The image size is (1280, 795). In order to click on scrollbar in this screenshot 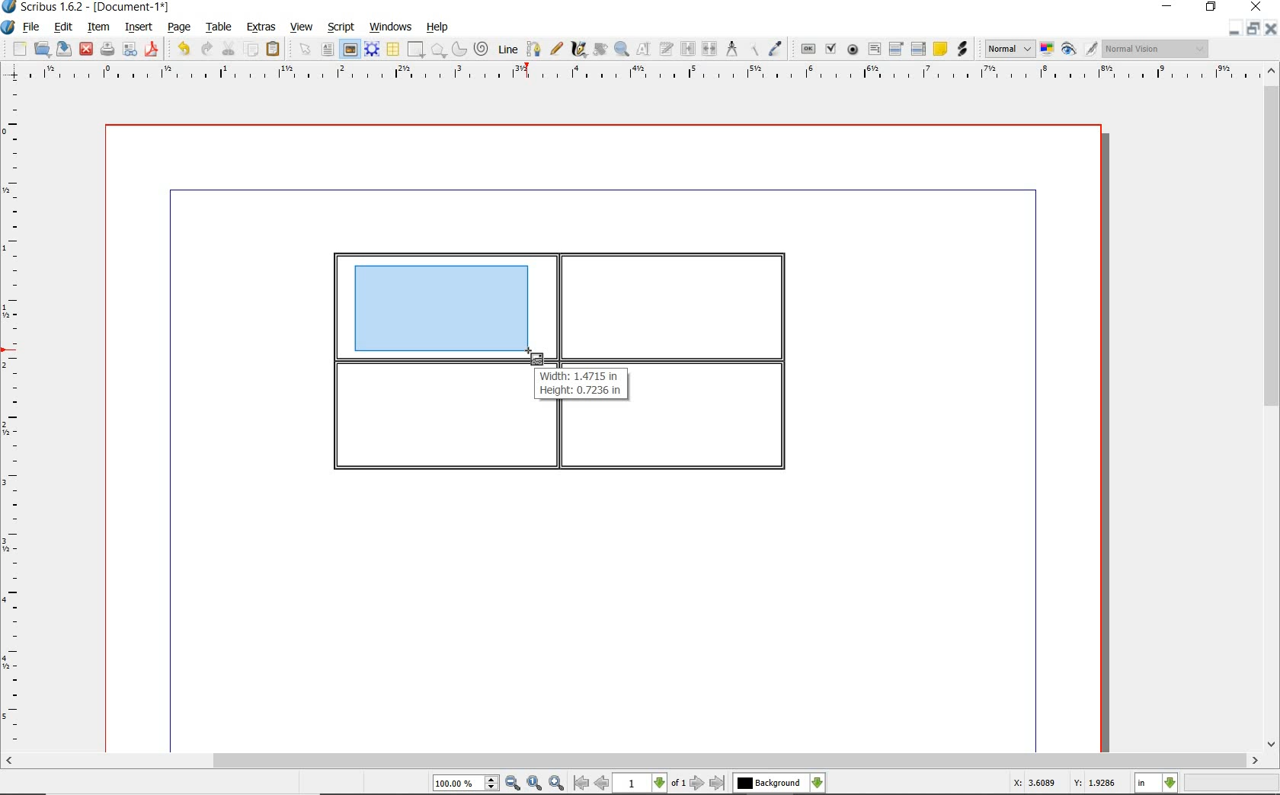, I will do `click(632, 761)`.